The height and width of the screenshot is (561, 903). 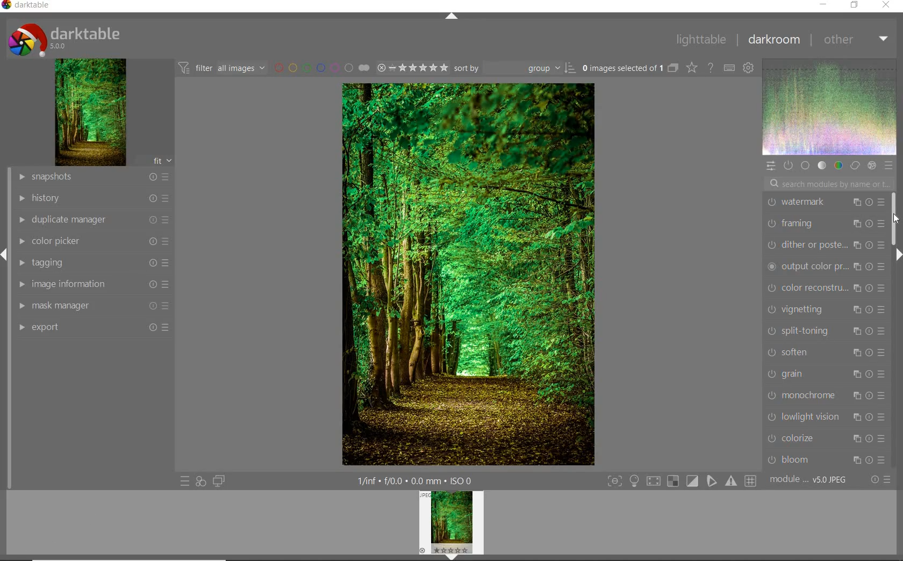 What do you see at coordinates (710, 68) in the screenshot?
I see `ENABLE FOR ONLINE HELP` at bounding box center [710, 68].